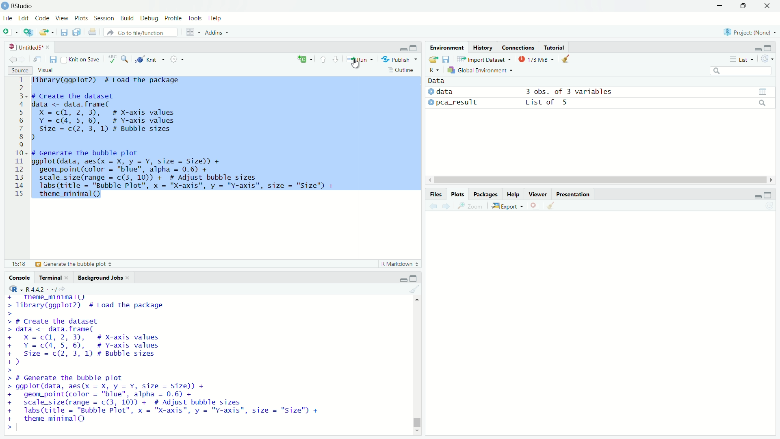 The width and height of the screenshot is (780, 439). Describe the element at coordinates (749, 32) in the screenshot. I see `selected project : none` at that location.